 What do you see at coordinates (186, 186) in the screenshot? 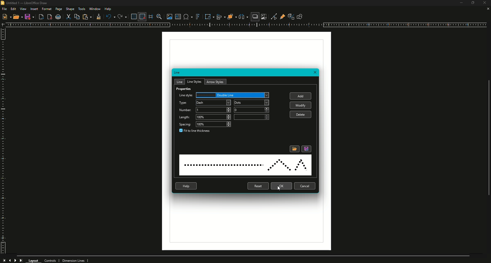
I see `Help` at bounding box center [186, 186].